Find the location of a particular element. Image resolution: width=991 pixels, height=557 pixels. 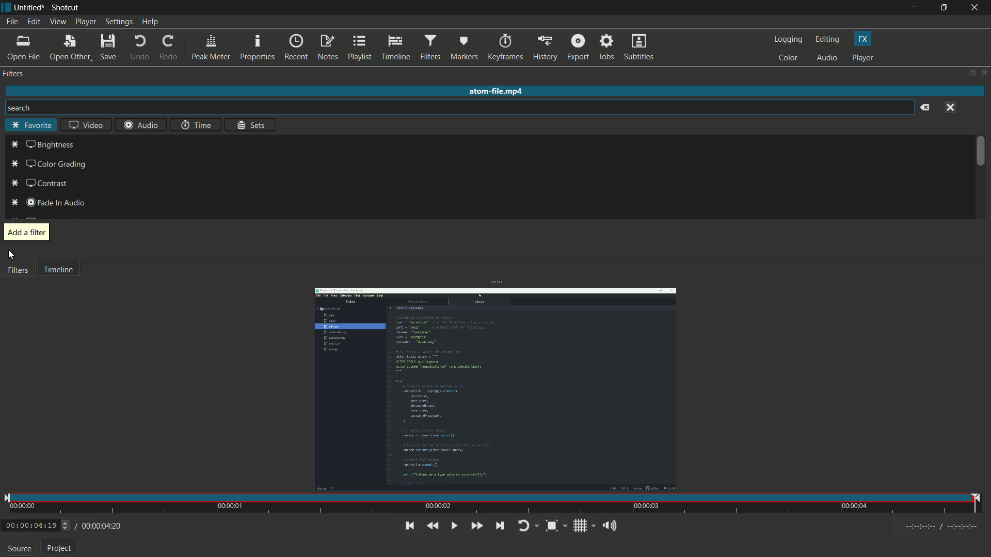

toggle player looping is located at coordinates (527, 527).